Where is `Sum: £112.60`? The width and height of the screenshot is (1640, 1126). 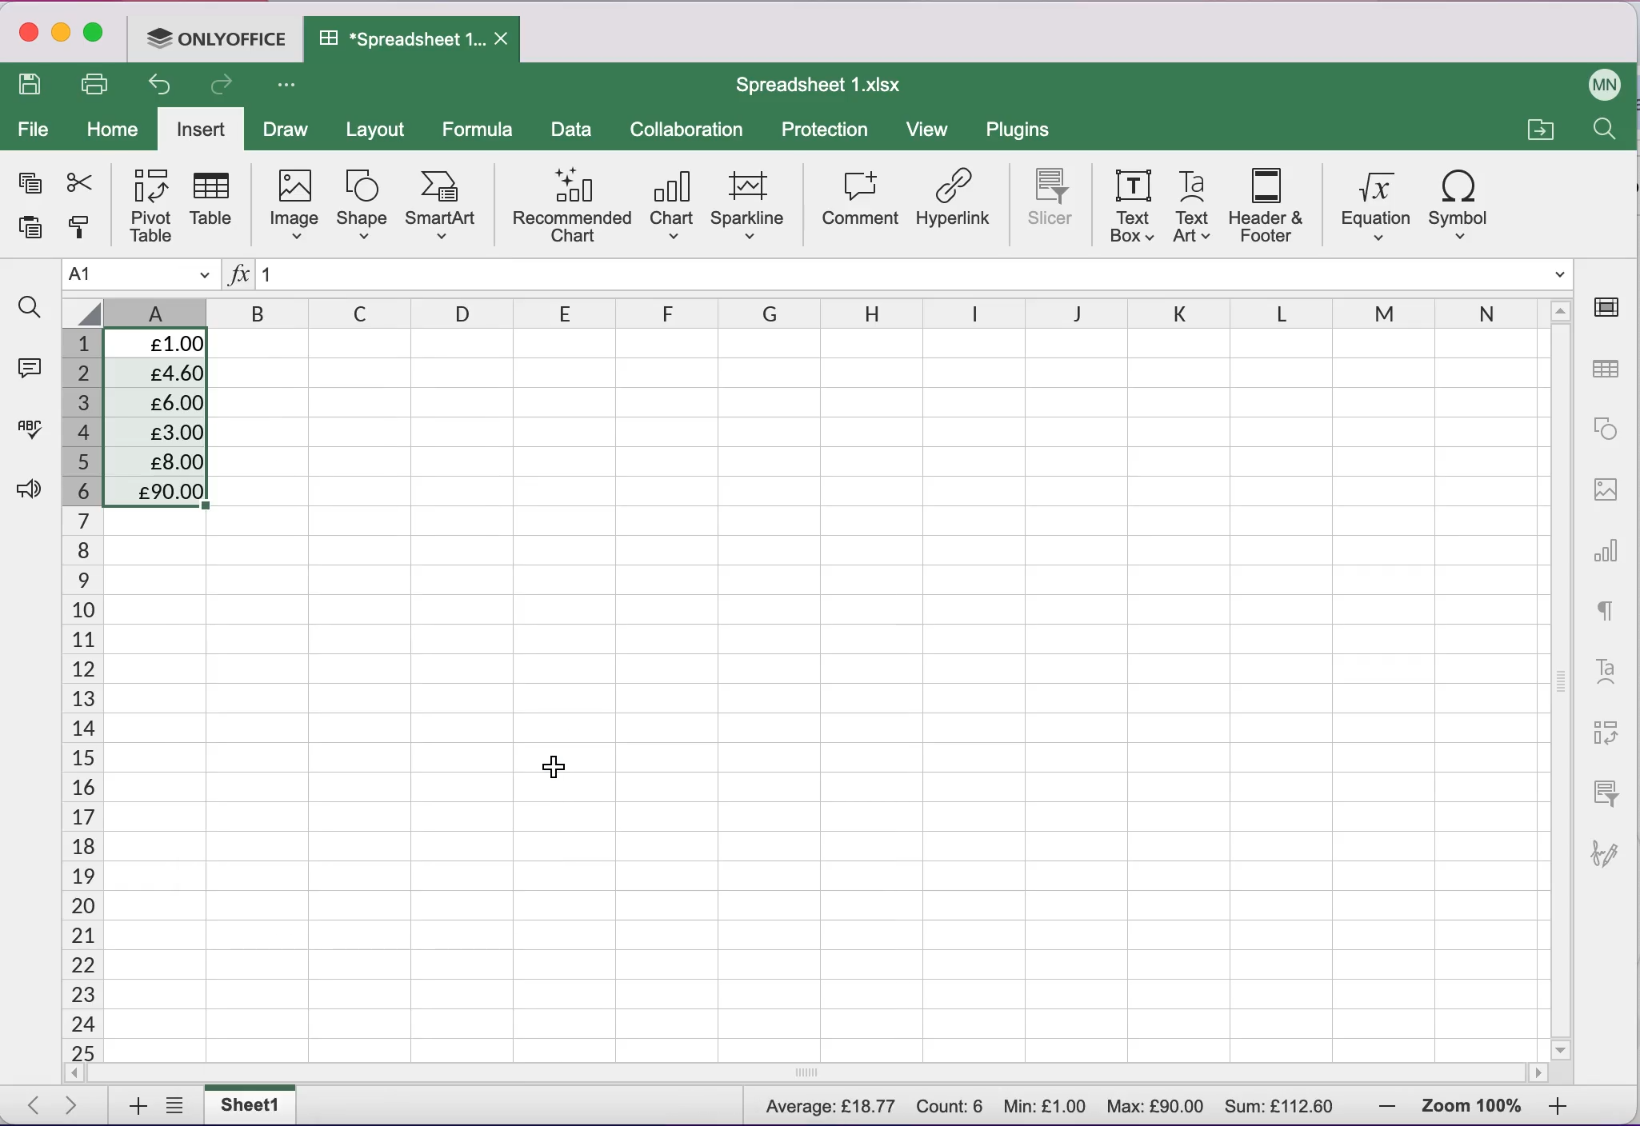 Sum: £112.60 is located at coordinates (1275, 1104).